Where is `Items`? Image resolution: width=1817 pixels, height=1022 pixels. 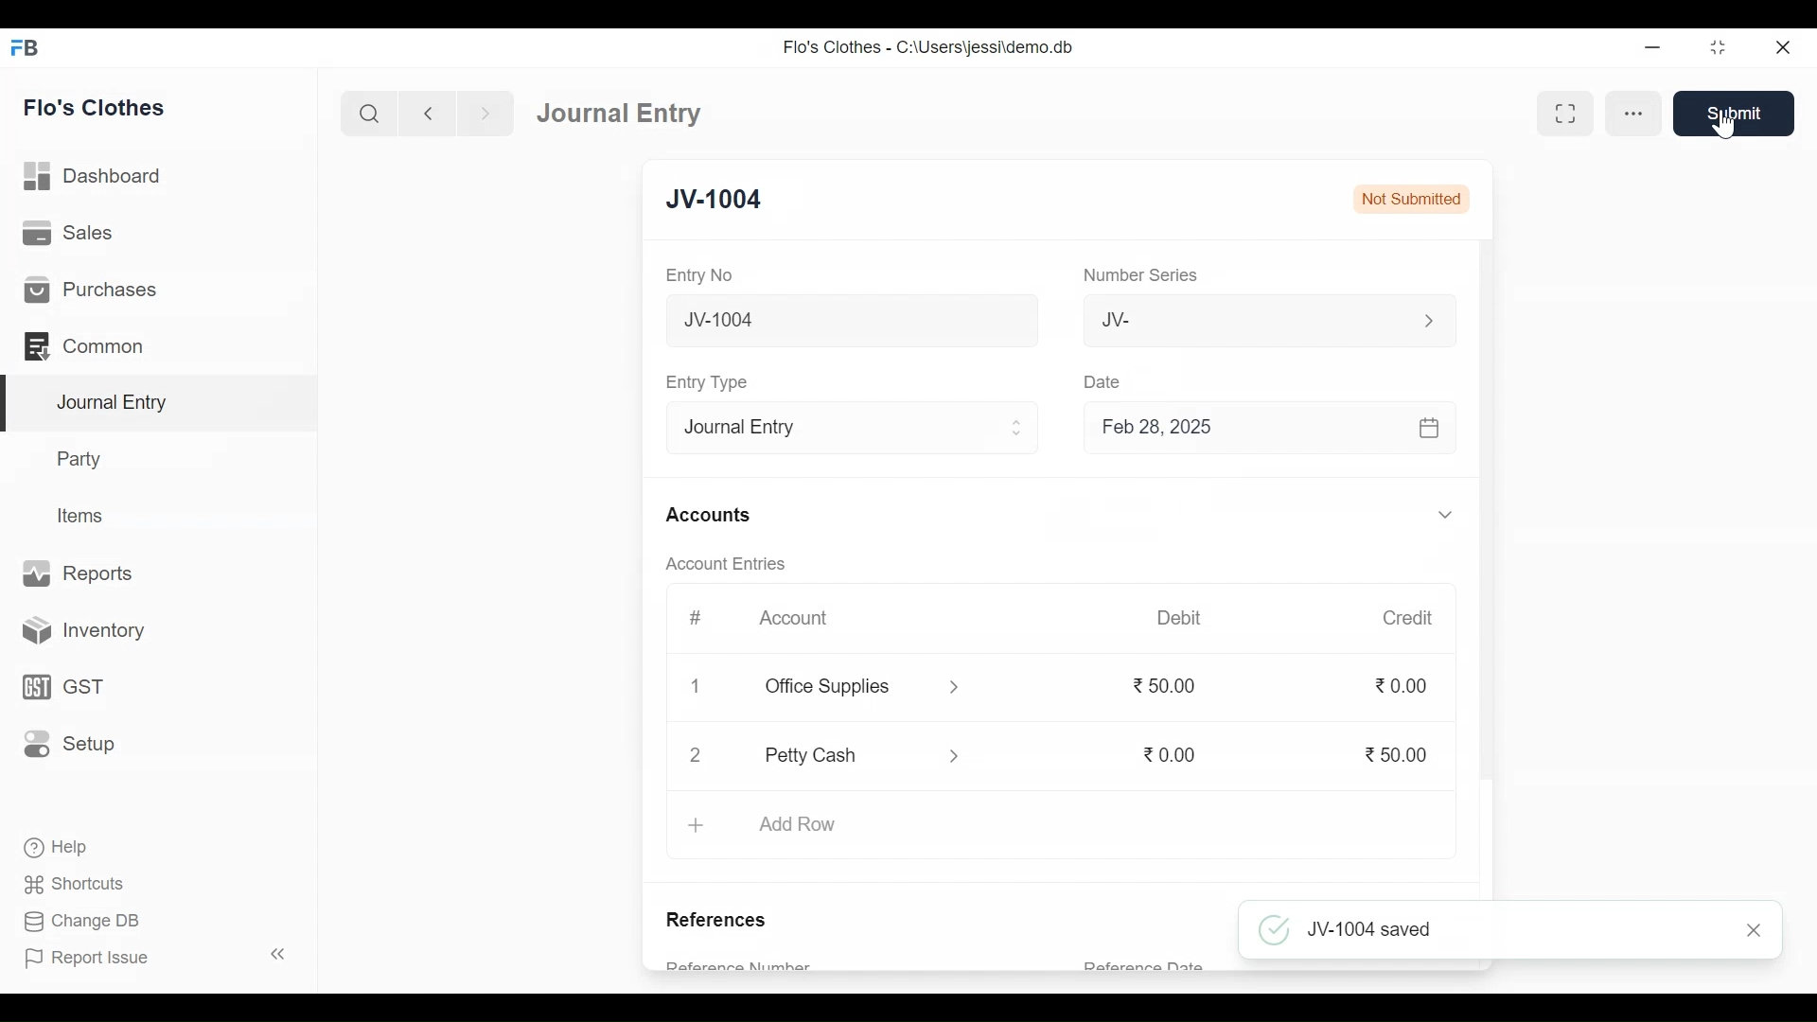
Items is located at coordinates (83, 516).